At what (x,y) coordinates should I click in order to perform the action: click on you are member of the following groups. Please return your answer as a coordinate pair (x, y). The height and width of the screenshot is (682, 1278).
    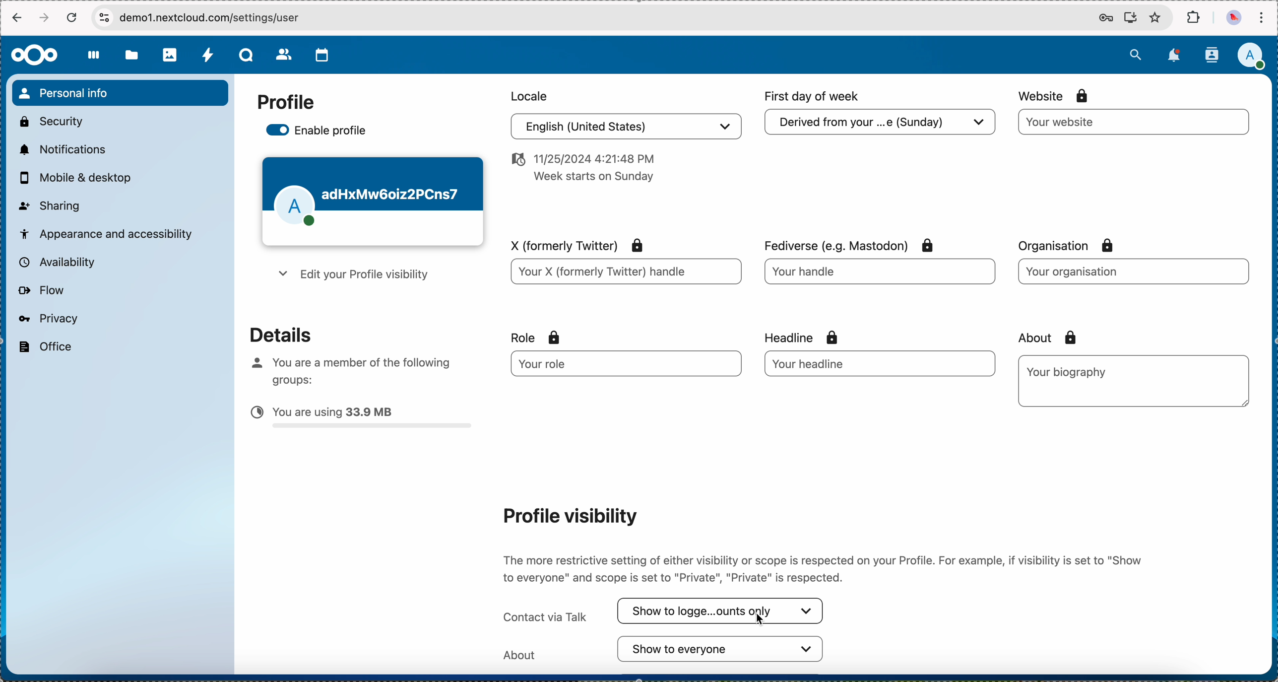
    Looking at the image, I should click on (347, 369).